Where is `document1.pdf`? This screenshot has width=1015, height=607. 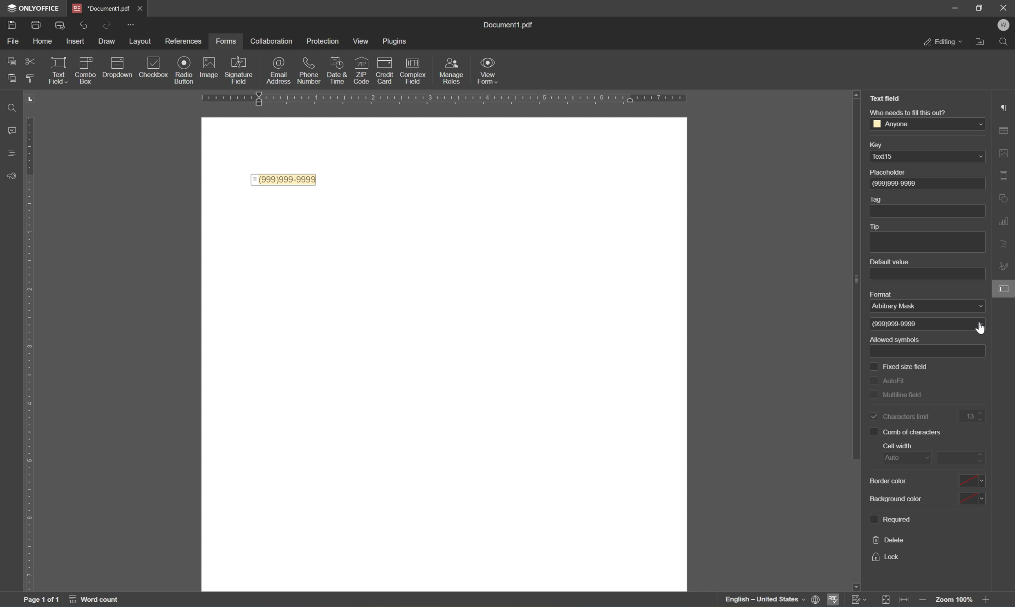
document1.pdf is located at coordinates (99, 7).